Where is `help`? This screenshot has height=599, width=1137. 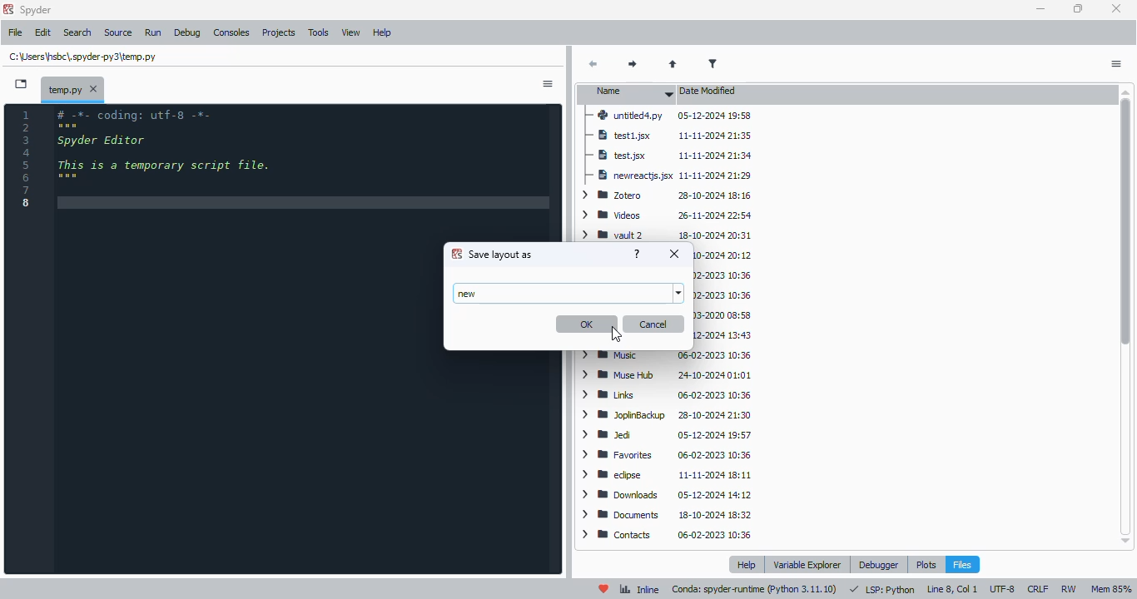
help is located at coordinates (384, 32).